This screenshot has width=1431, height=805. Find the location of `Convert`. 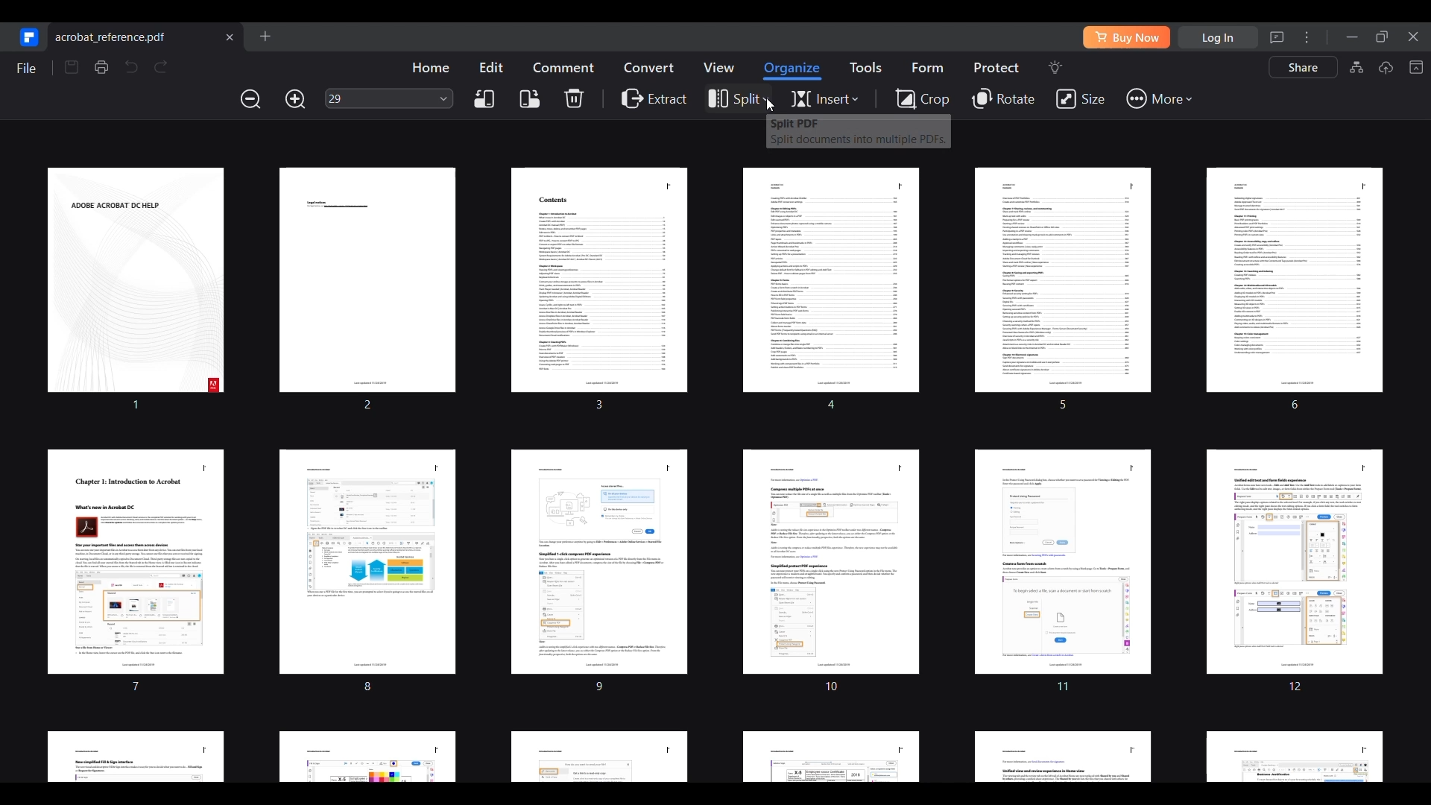

Convert is located at coordinates (649, 66).